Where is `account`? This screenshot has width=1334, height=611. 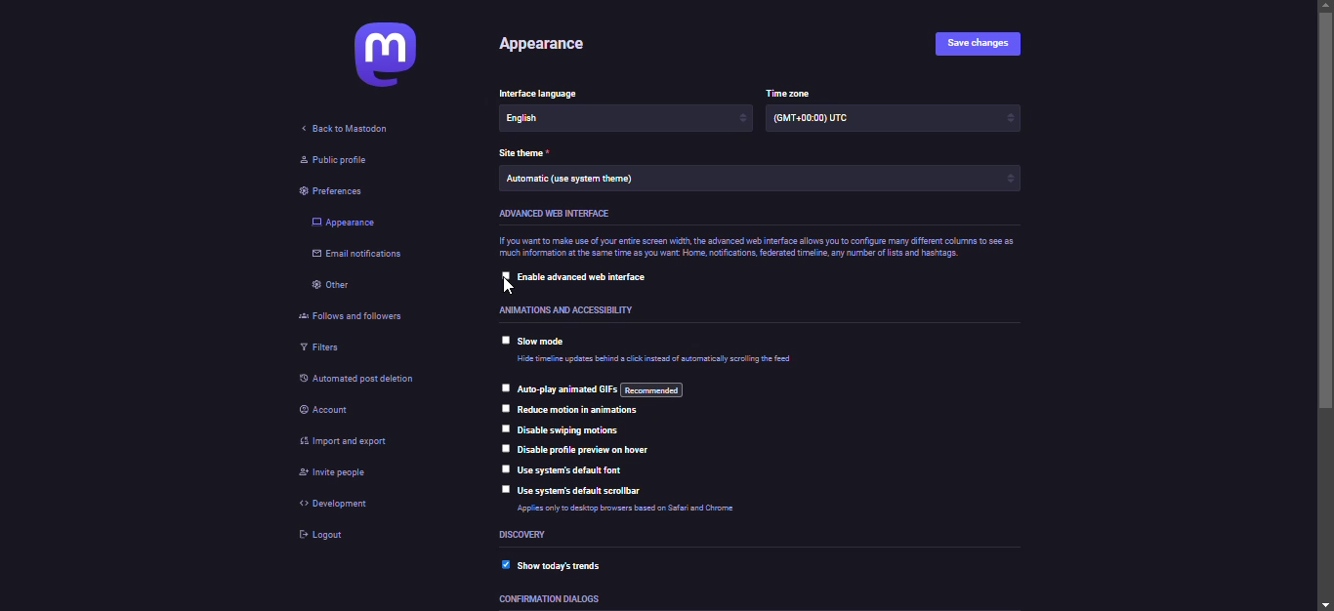
account is located at coordinates (323, 413).